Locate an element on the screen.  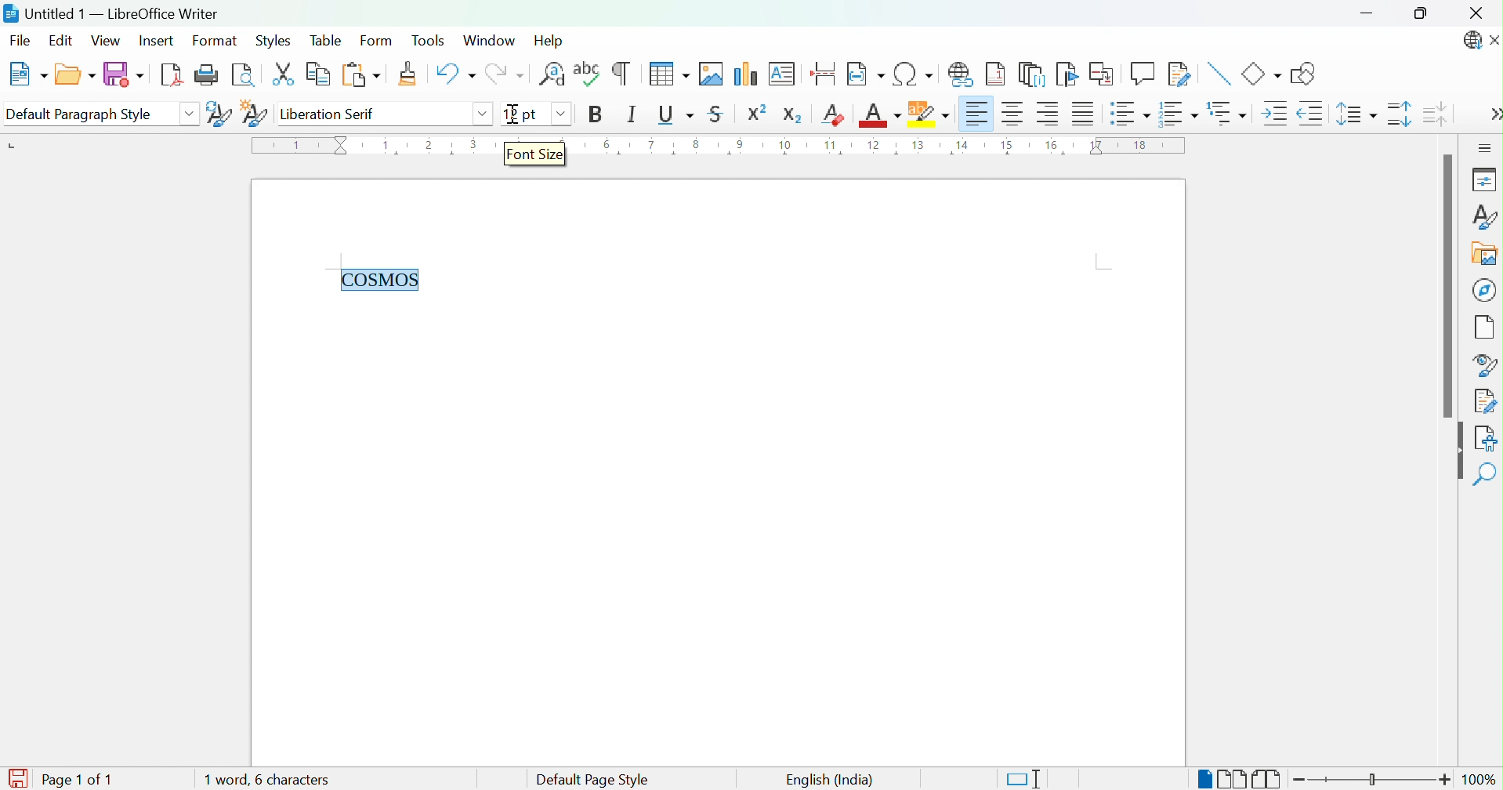
Window is located at coordinates (492, 42).